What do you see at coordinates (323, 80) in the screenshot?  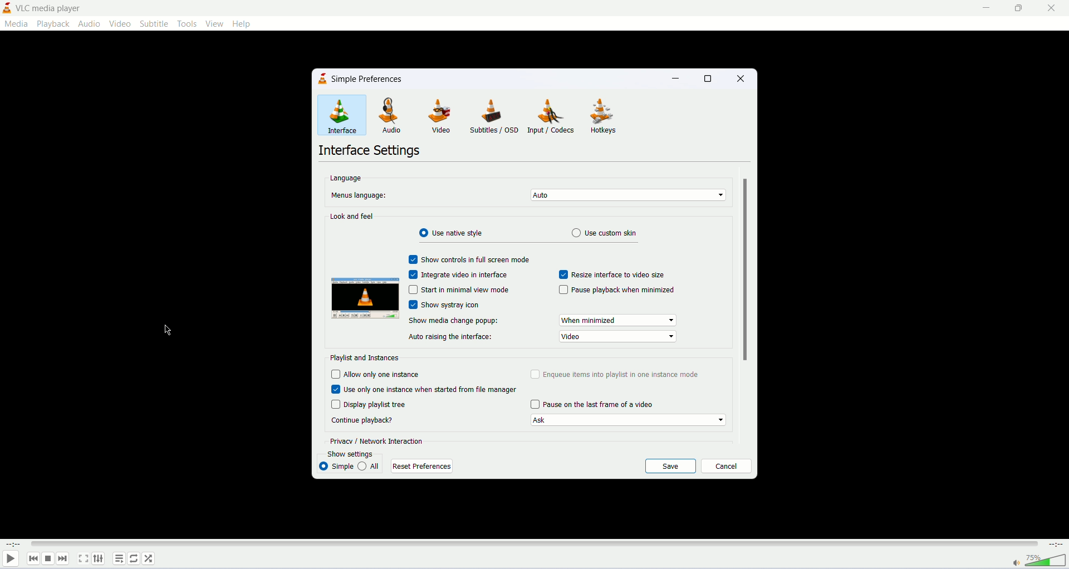 I see `icon` at bounding box center [323, 80].